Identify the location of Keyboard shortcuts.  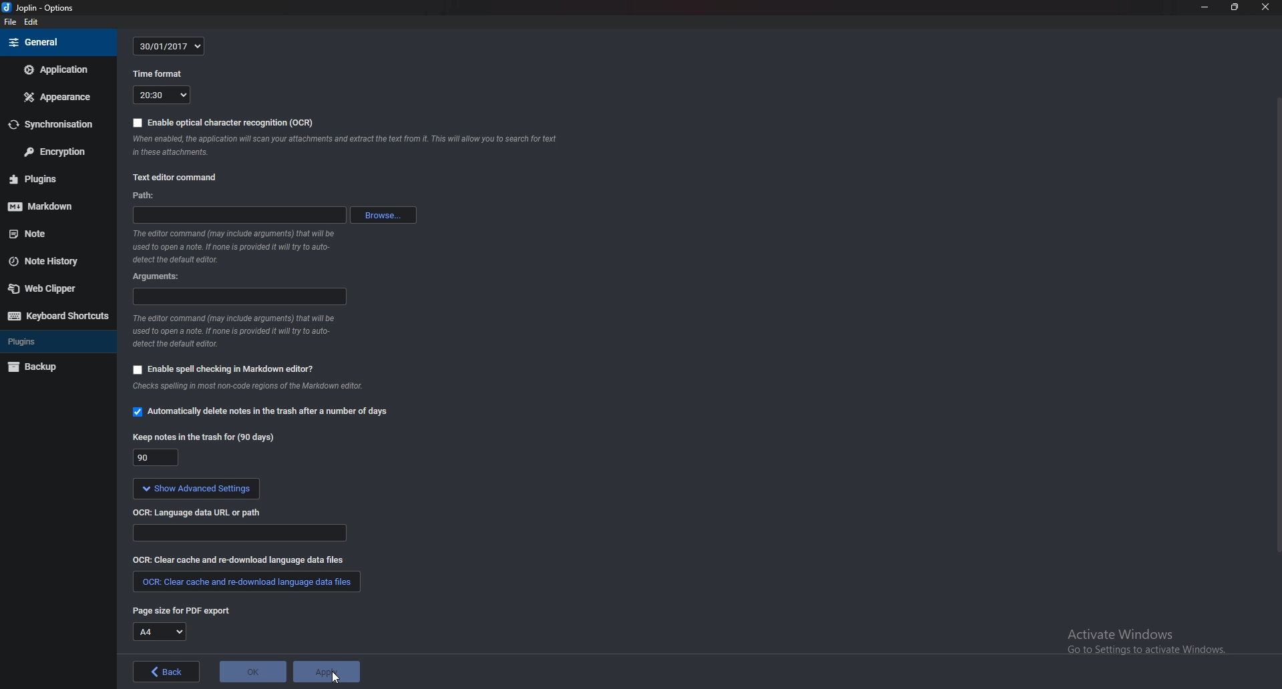
(57, 316).